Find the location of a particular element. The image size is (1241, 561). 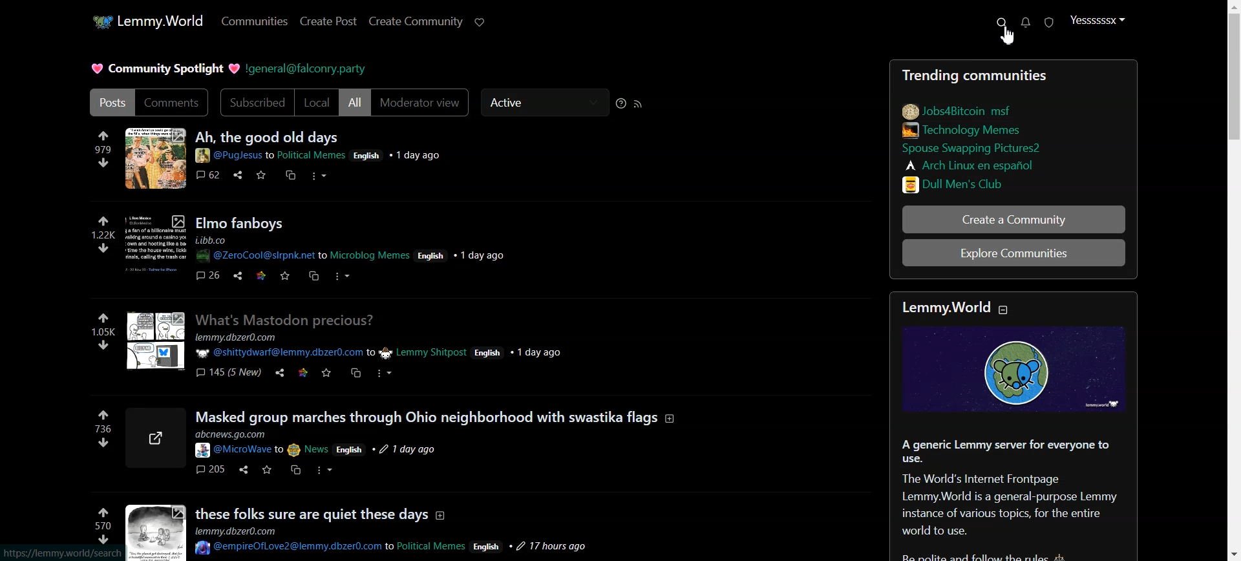

link is located at coordinates (303, 372).